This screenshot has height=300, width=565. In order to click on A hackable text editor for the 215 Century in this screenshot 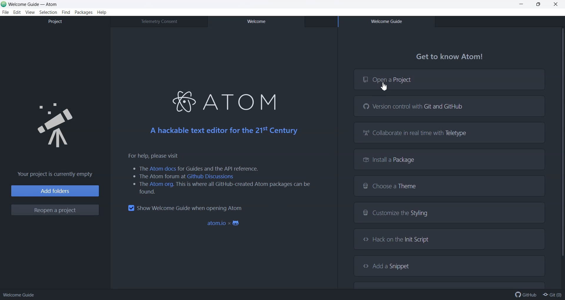, I will do `click(223, 130)`.